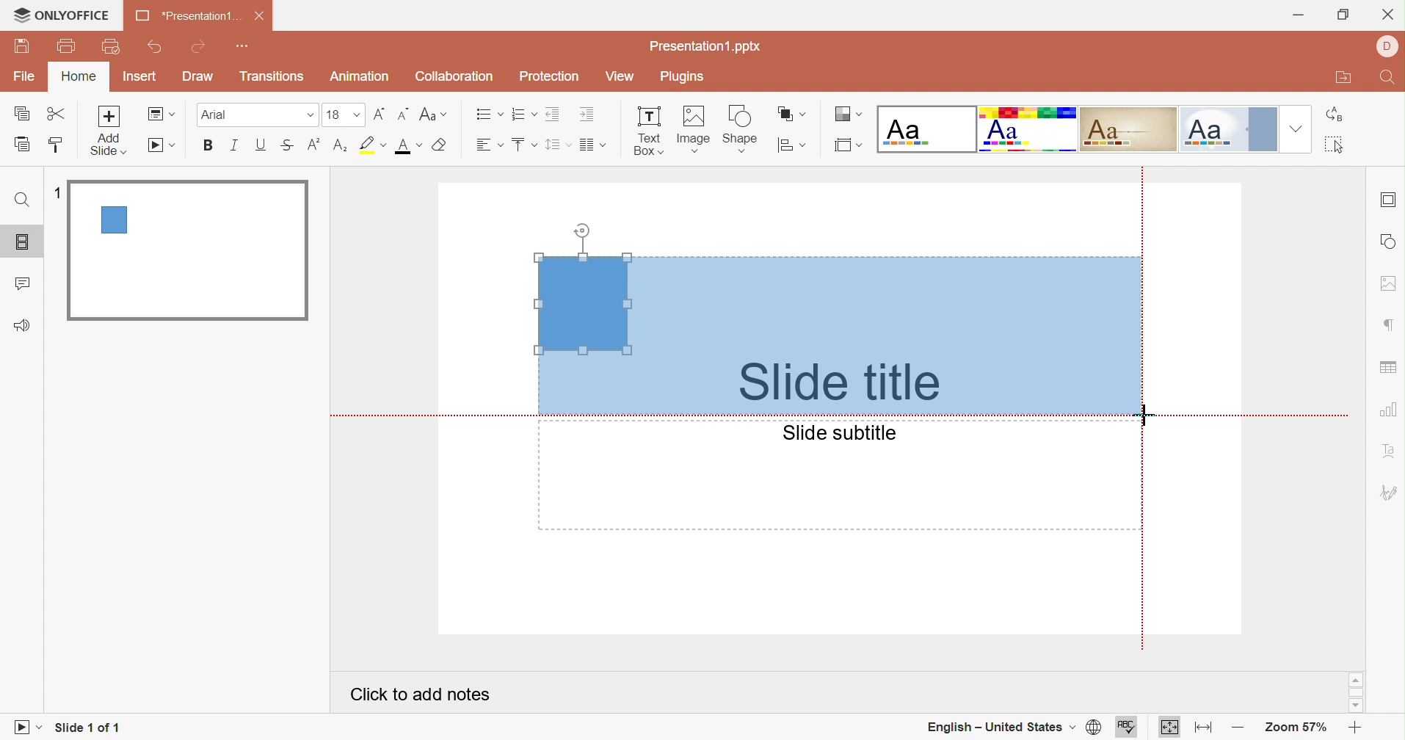 The height and width of the screenshot is (740, 1405). Describe the element at coordinates (833, 382) in the screenshot. I see `Slide title` at that location.